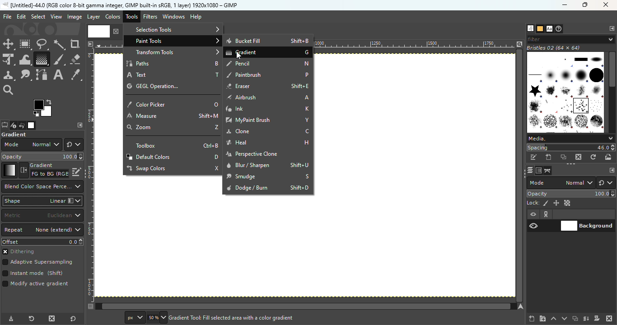  Describe the element at coordinates (172, 116) in the screenshot. I see `Measure` at that location.